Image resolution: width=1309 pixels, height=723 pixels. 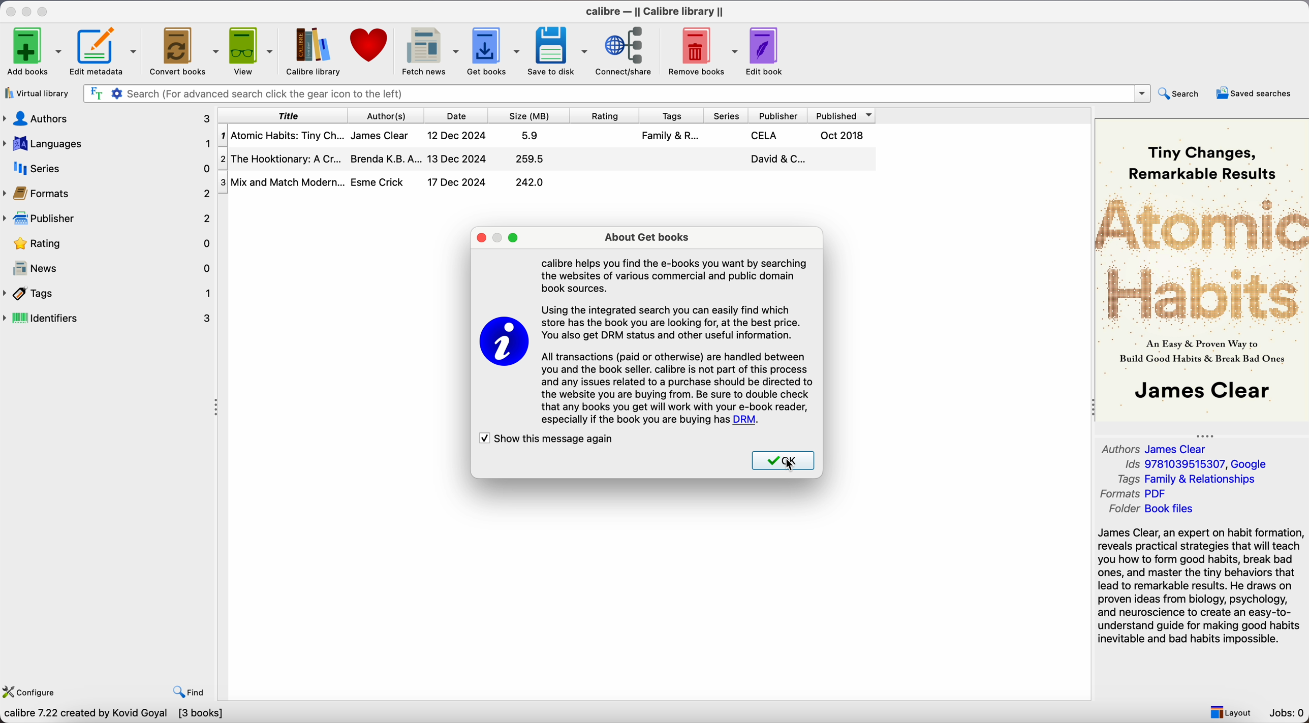 I want to click on title, so click(x=288, y=116).